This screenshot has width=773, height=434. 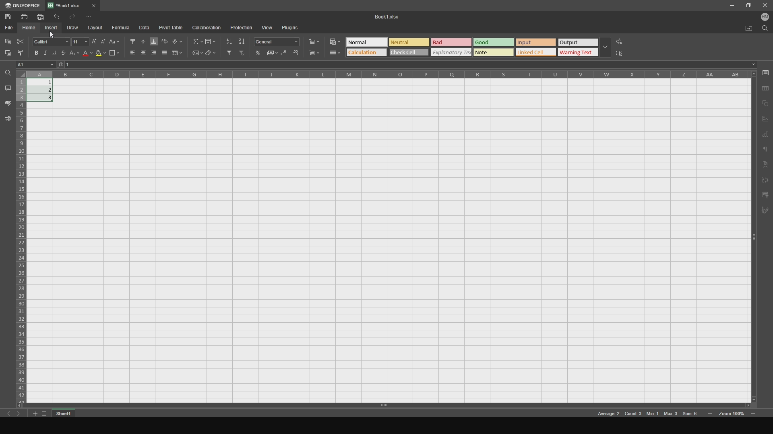 I want to click on sort ascending, so click(x=227, y=40).